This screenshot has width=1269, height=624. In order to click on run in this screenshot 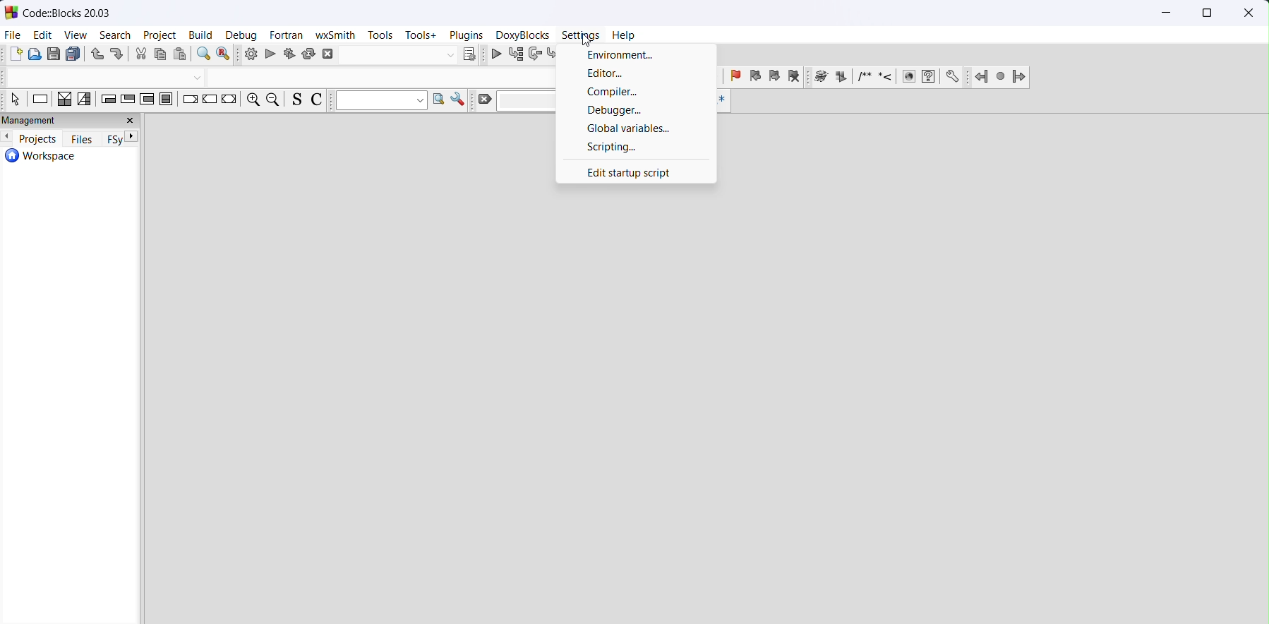, I will do `click(272, 54)`.